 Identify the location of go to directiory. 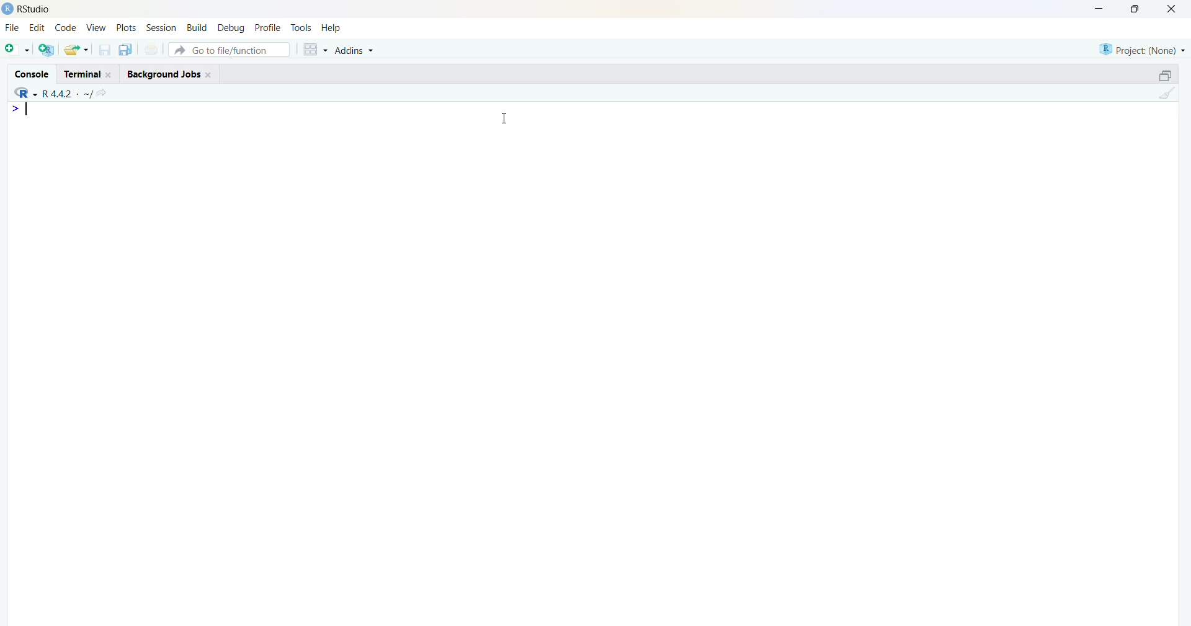
(104, 92).